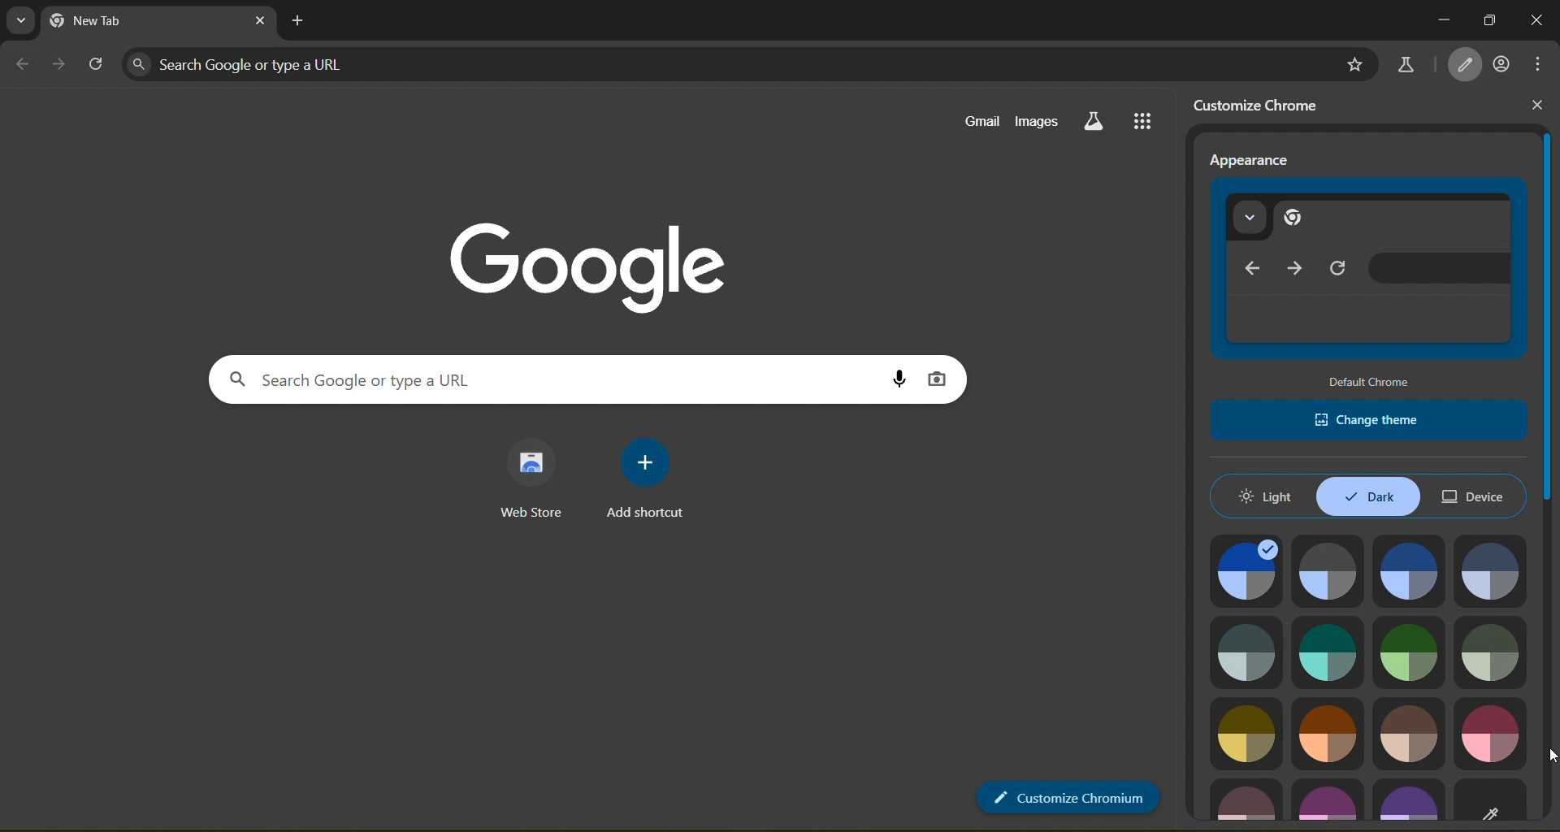  Describe the element at coordinates (896, 375) in the screenshot. I see `voice search` at that location.